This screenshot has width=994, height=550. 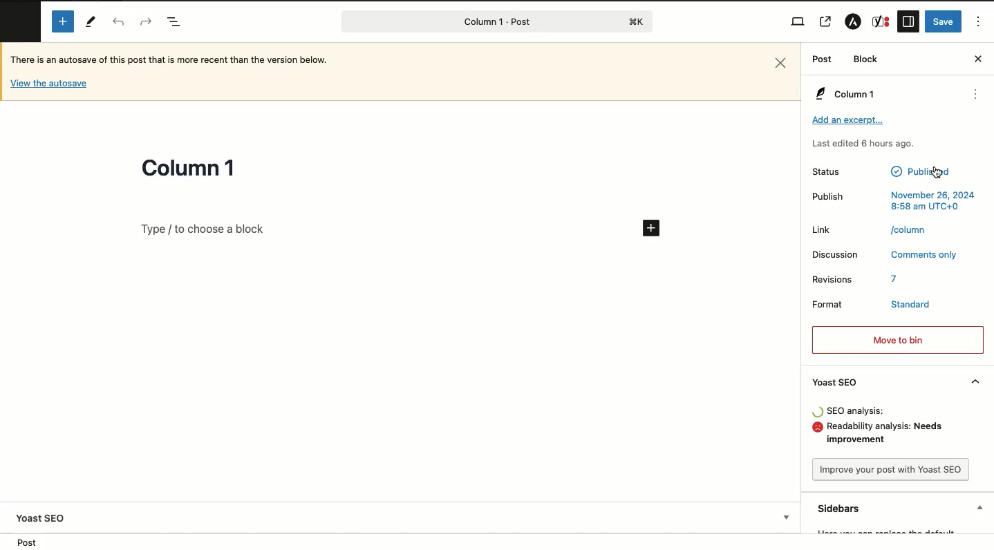 I want to click on Format, so click(x=825, y=304).